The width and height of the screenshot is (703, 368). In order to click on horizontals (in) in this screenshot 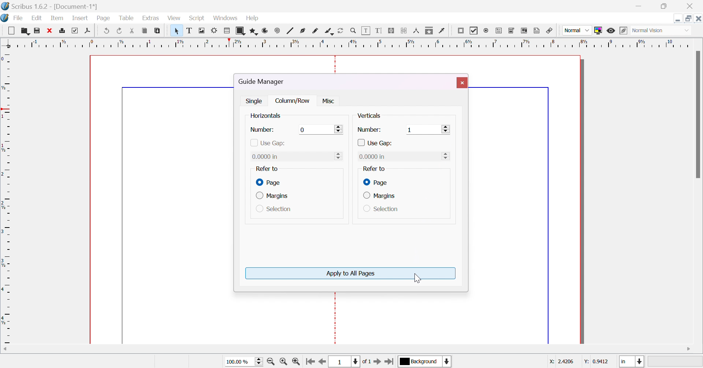, I will do `click(271, 116)`.